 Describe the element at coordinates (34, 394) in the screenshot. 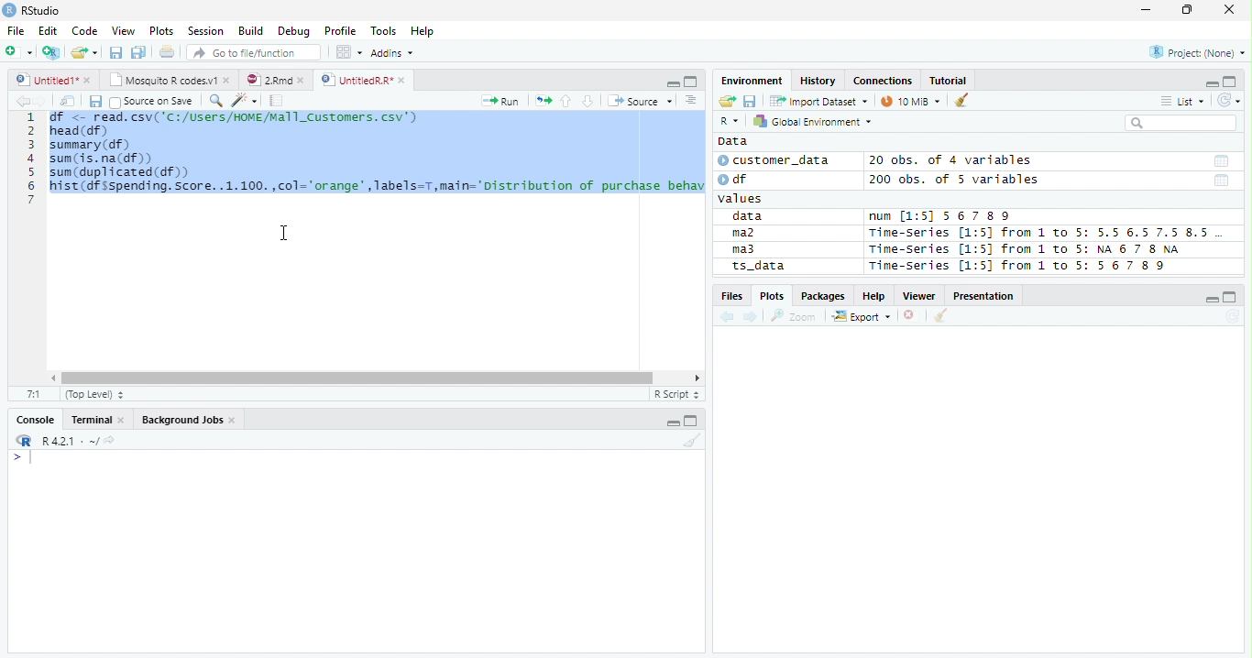

I see `1:1` at that location.